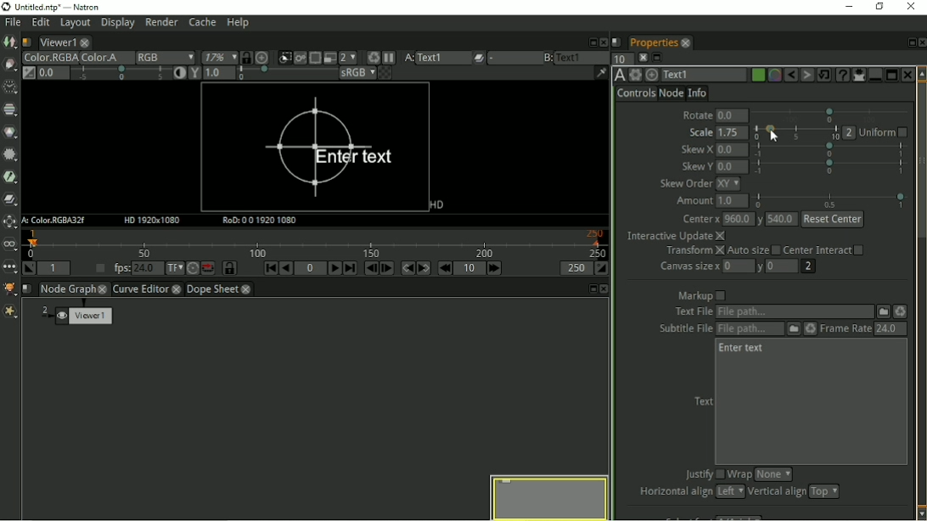 Image resolution: width=927 pixels, height=521 pixels. What do you see at coordinates (776, 137) in the screenshot?
I see `cursor` at bounding box center [776, 137].